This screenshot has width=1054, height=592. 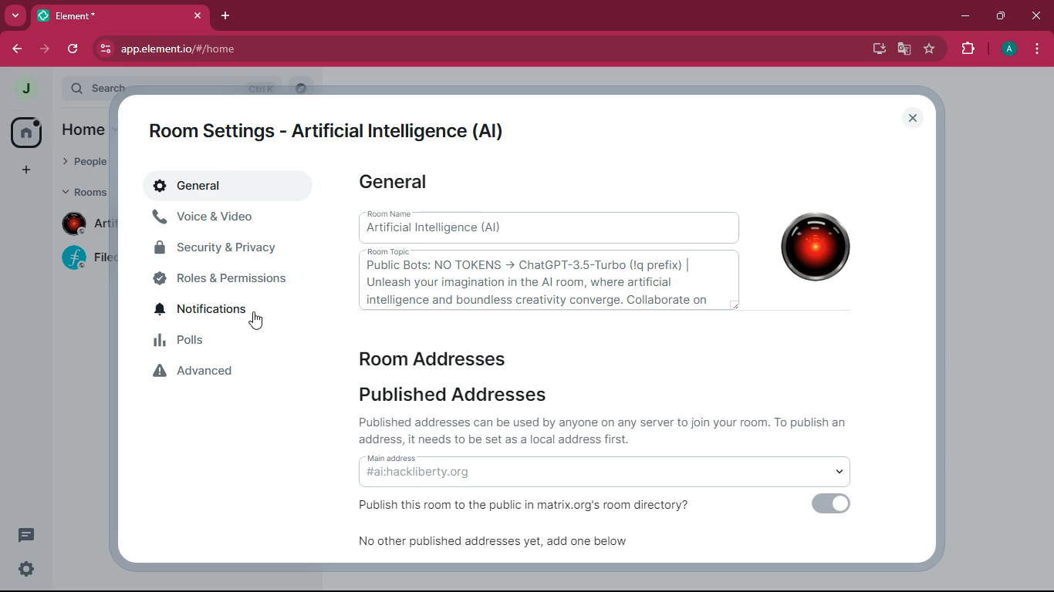 I want to click on forward, so click(x=46, y=49).